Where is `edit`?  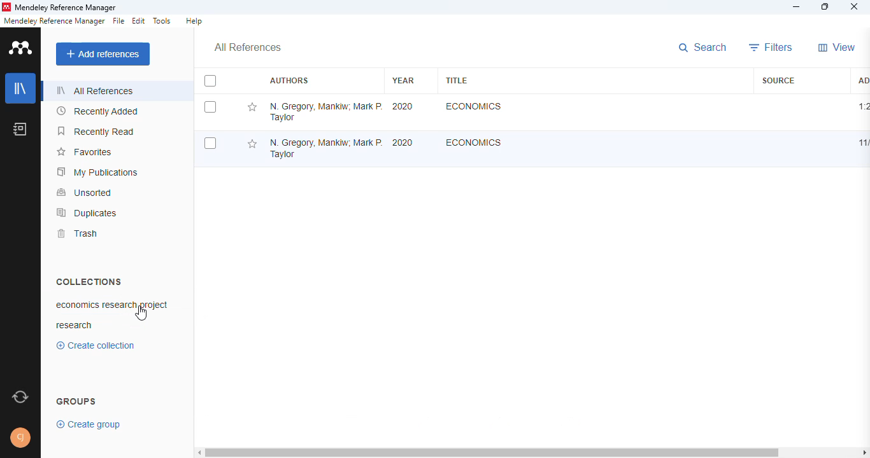 edit is located at coordinates (139, 21).